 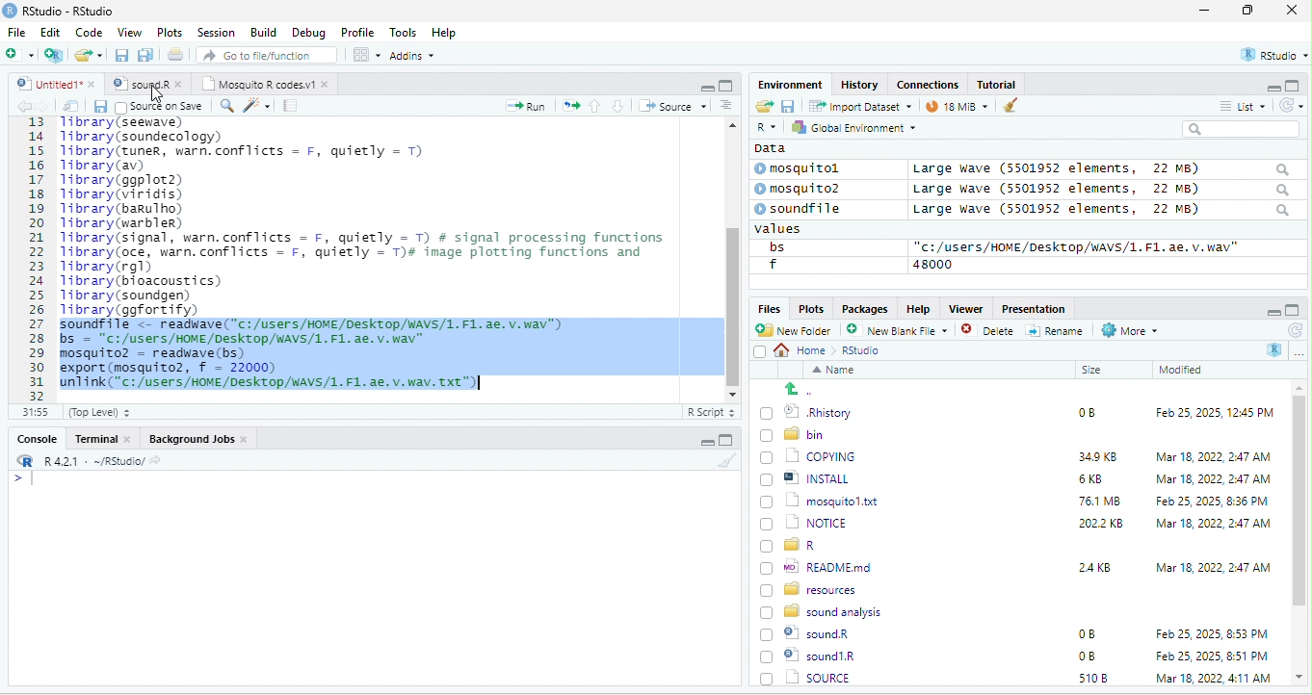 What do you see at coordinates (161, 108) in the screenshot?
I see `source on Save` at bounding box center [161, 108].